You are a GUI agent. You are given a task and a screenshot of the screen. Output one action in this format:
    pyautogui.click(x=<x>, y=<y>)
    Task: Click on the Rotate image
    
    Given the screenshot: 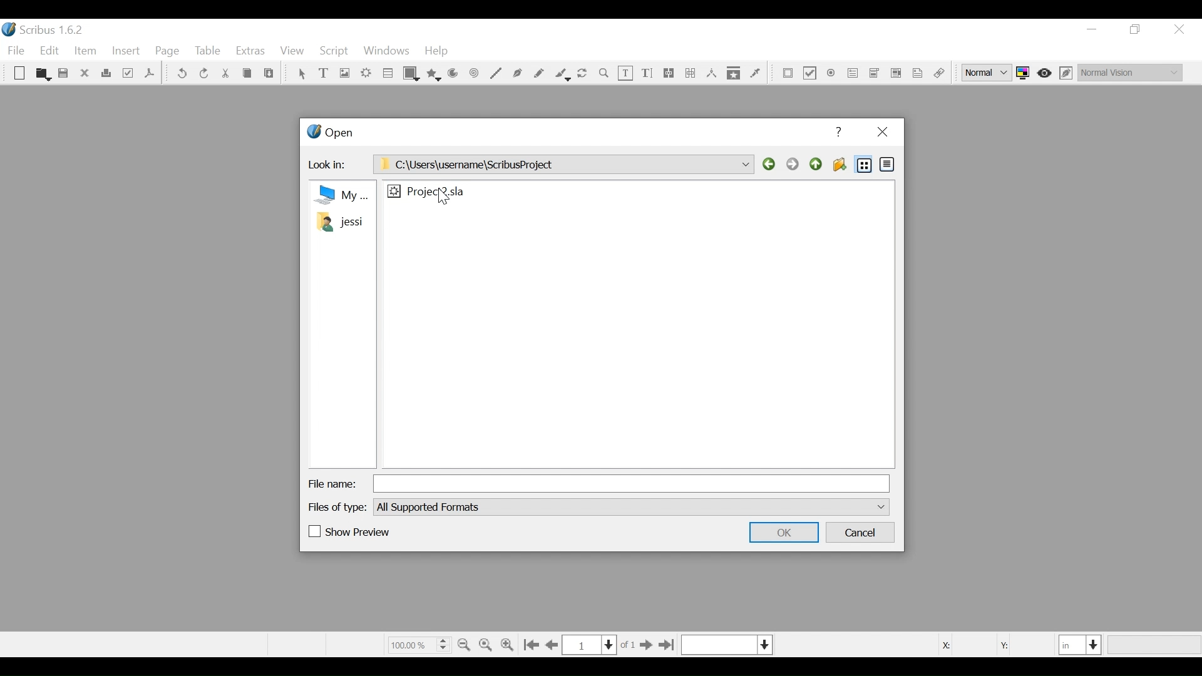 What is the action you would take?
    pyautogui.click(x=583, y=74)
    